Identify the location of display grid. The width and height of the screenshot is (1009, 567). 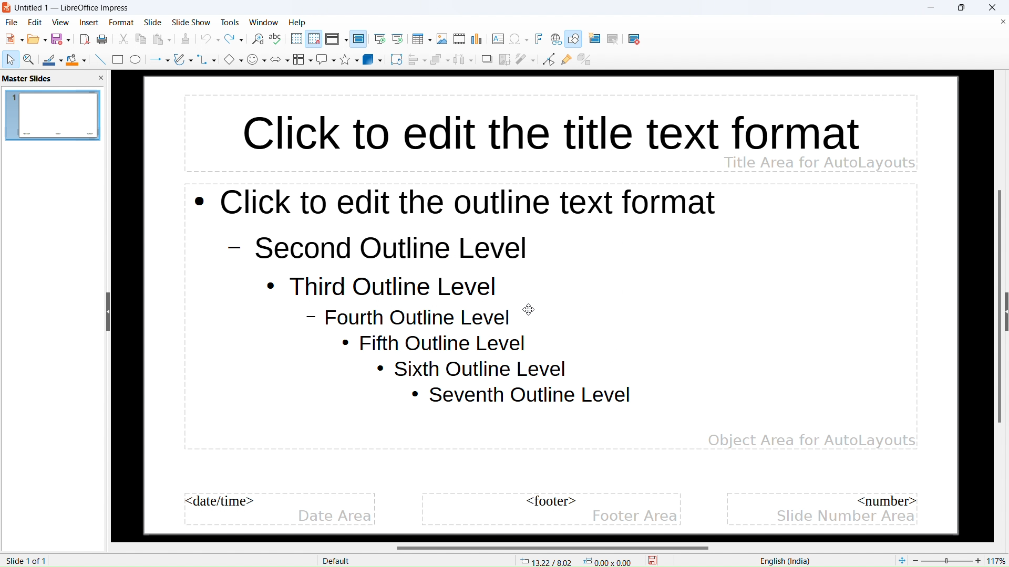
(297, 39).